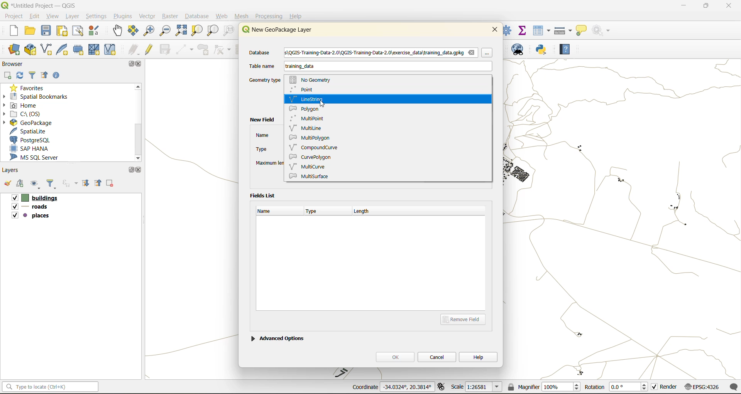 Image resolution: width=741 pixels, height=394 pixels. I want to click on Processing, so click(270, 15).